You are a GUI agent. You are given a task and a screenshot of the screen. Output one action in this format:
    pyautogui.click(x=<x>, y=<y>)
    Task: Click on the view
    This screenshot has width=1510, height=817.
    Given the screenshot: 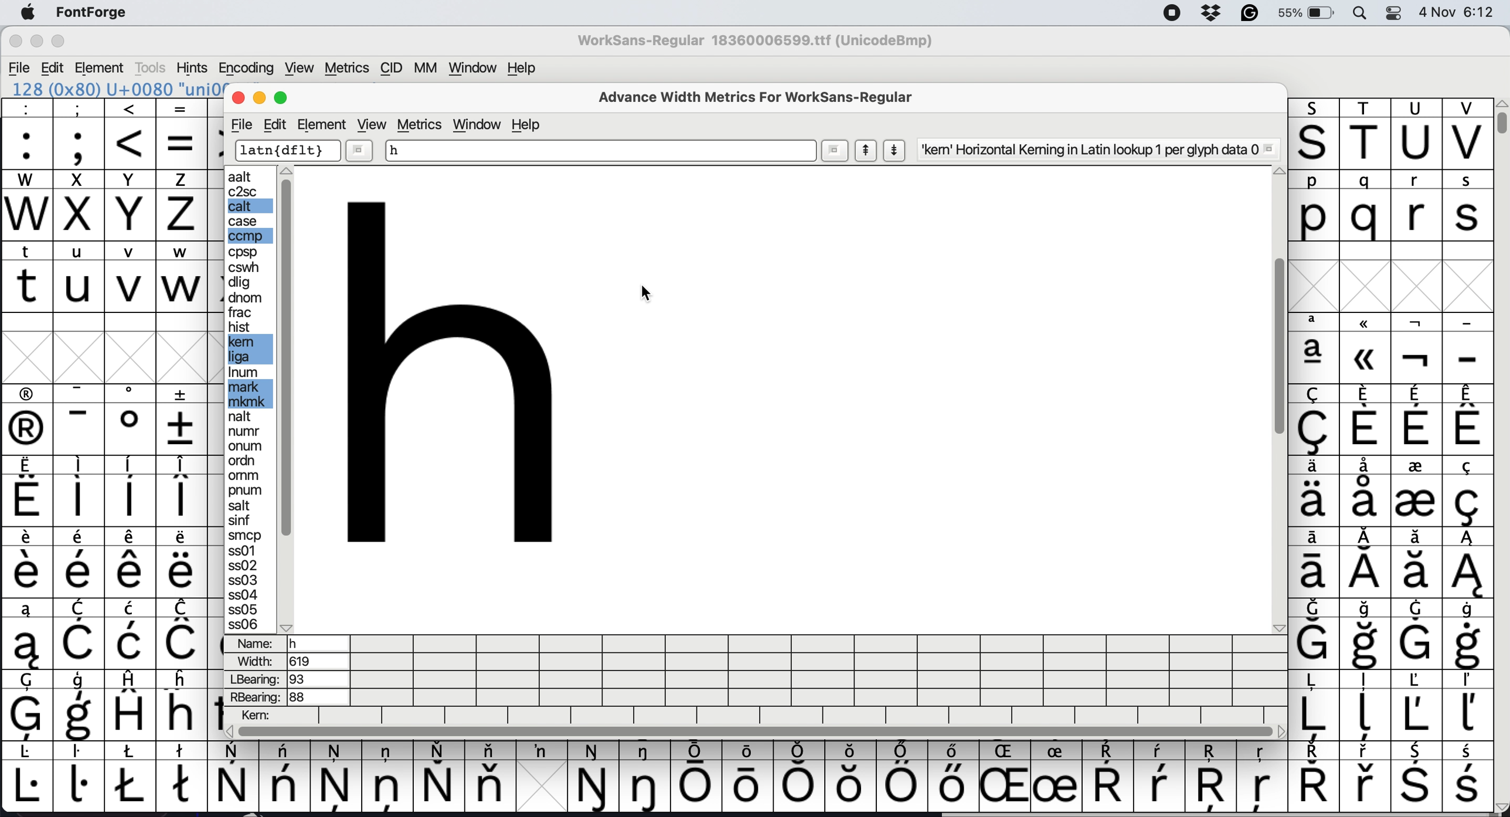 What is the action you would take?
    pyautogui.click(x=372, y=125)
    